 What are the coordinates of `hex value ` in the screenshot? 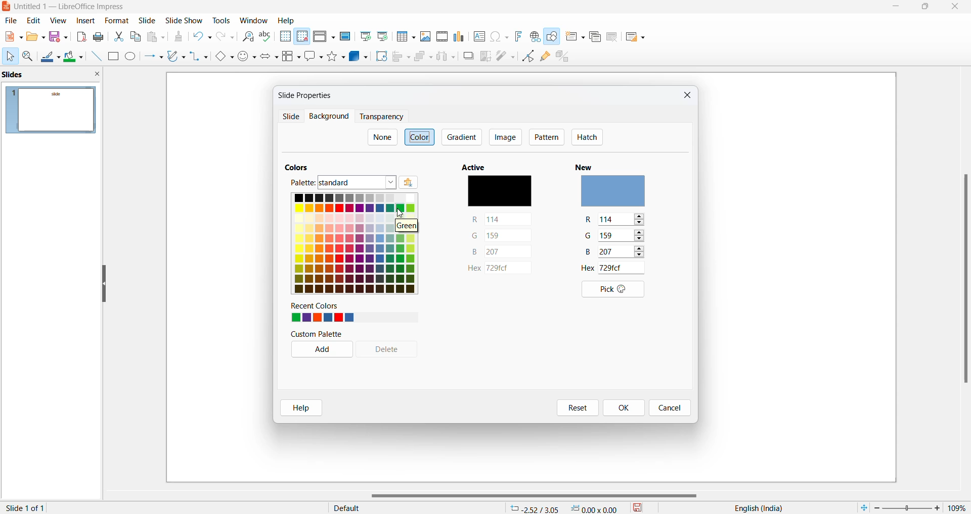 It's located at (589, 268).